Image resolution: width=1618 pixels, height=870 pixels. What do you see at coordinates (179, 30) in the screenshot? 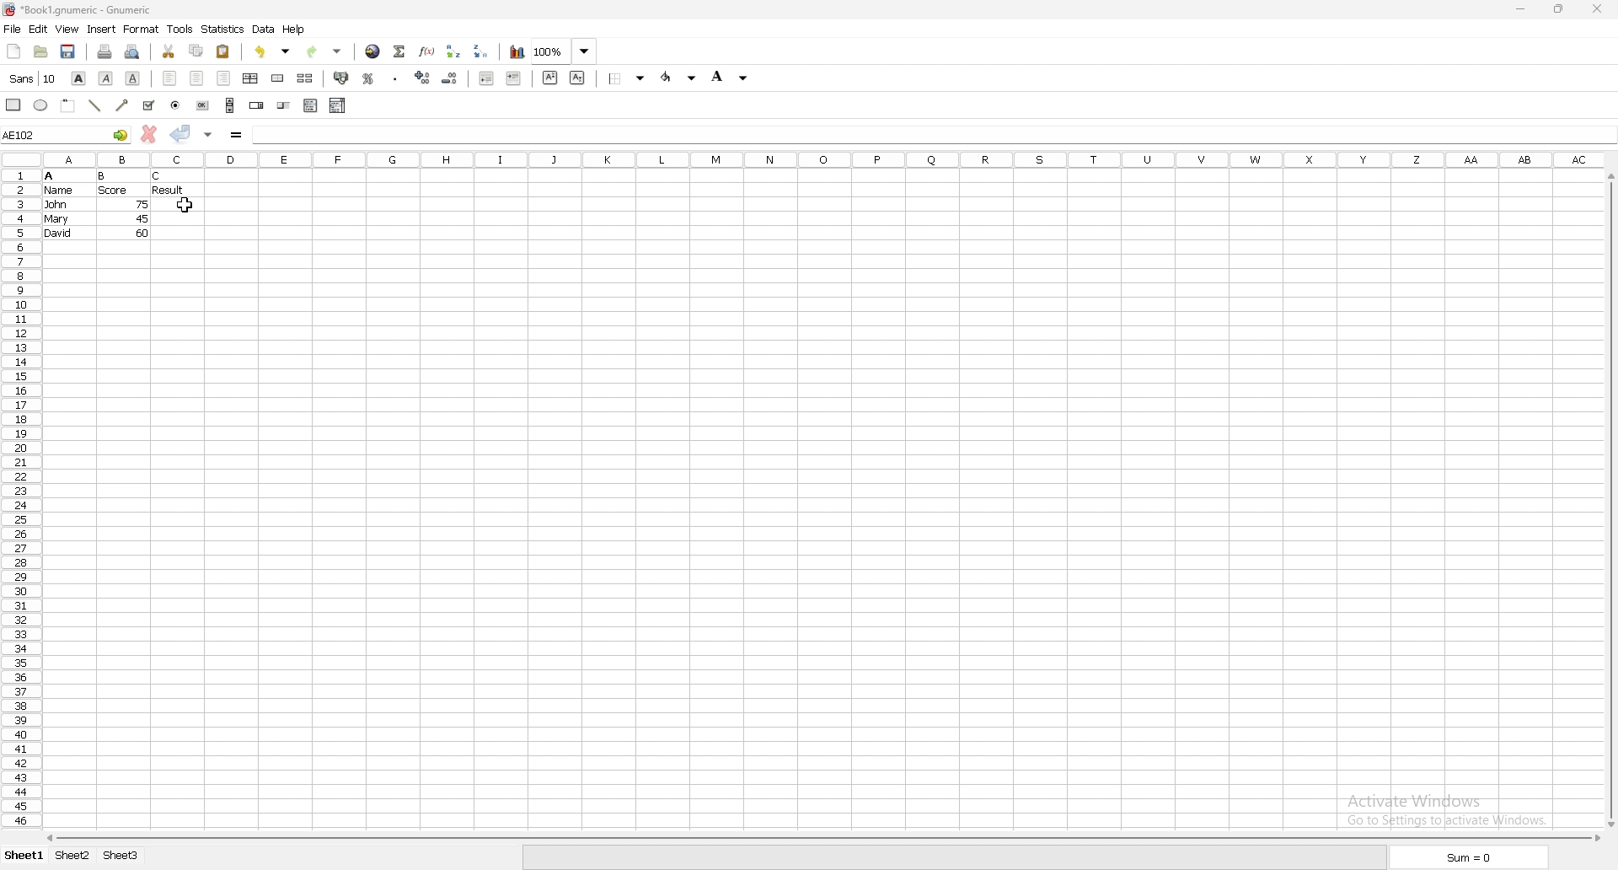
I see `tools` at bounding box center [179, 30].